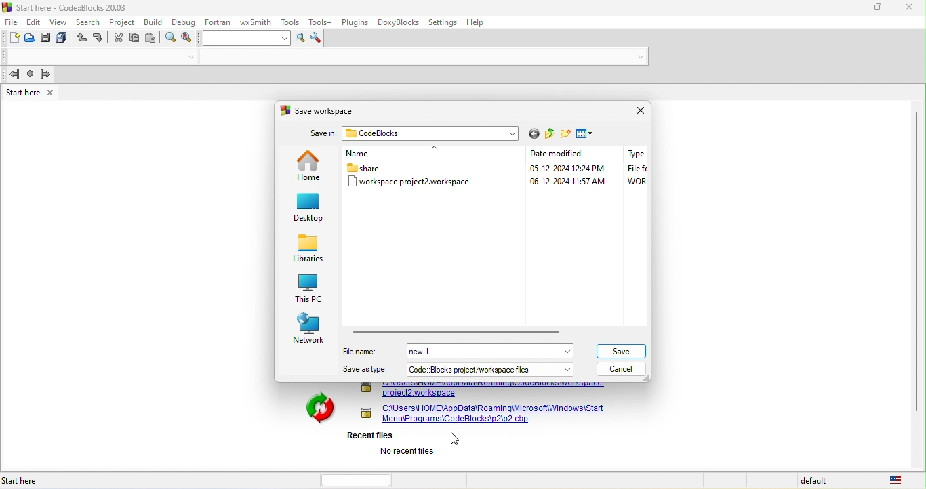 Image resolution: width=926 pixels, height=489 pixels. Describe the element at coordinates (31, 40) in the screenshot. I see `open` at that location.